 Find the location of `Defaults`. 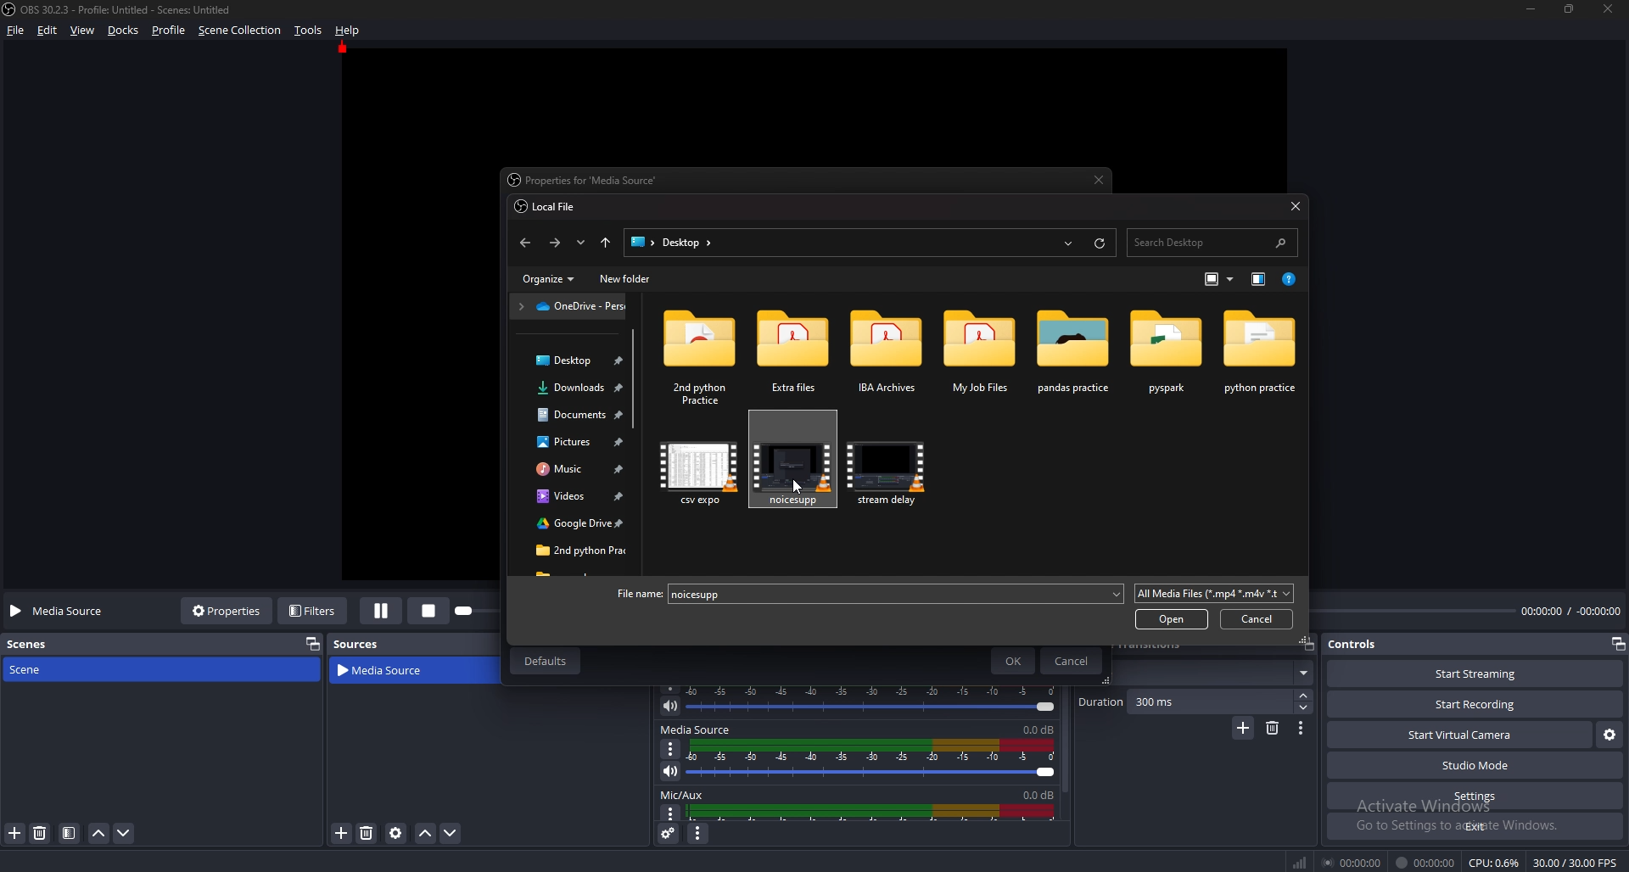

Defaults is located at coordinates (544, 661).